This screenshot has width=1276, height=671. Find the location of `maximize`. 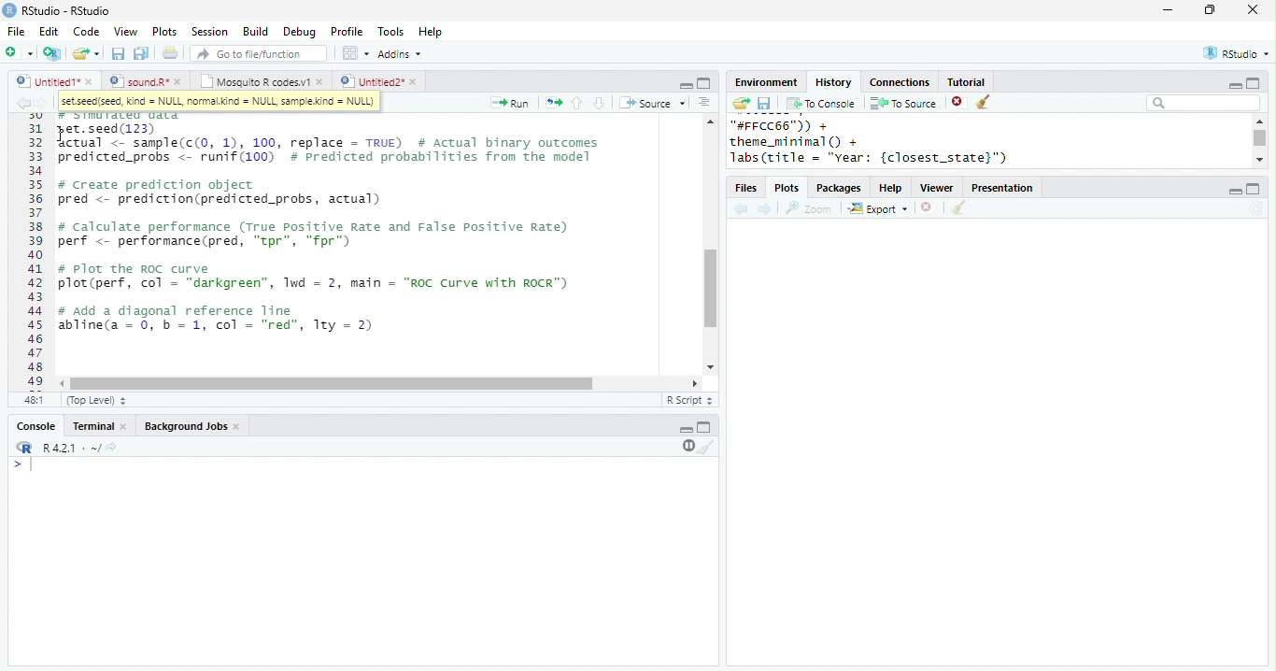

maximize is located at coordinates (704, 426).